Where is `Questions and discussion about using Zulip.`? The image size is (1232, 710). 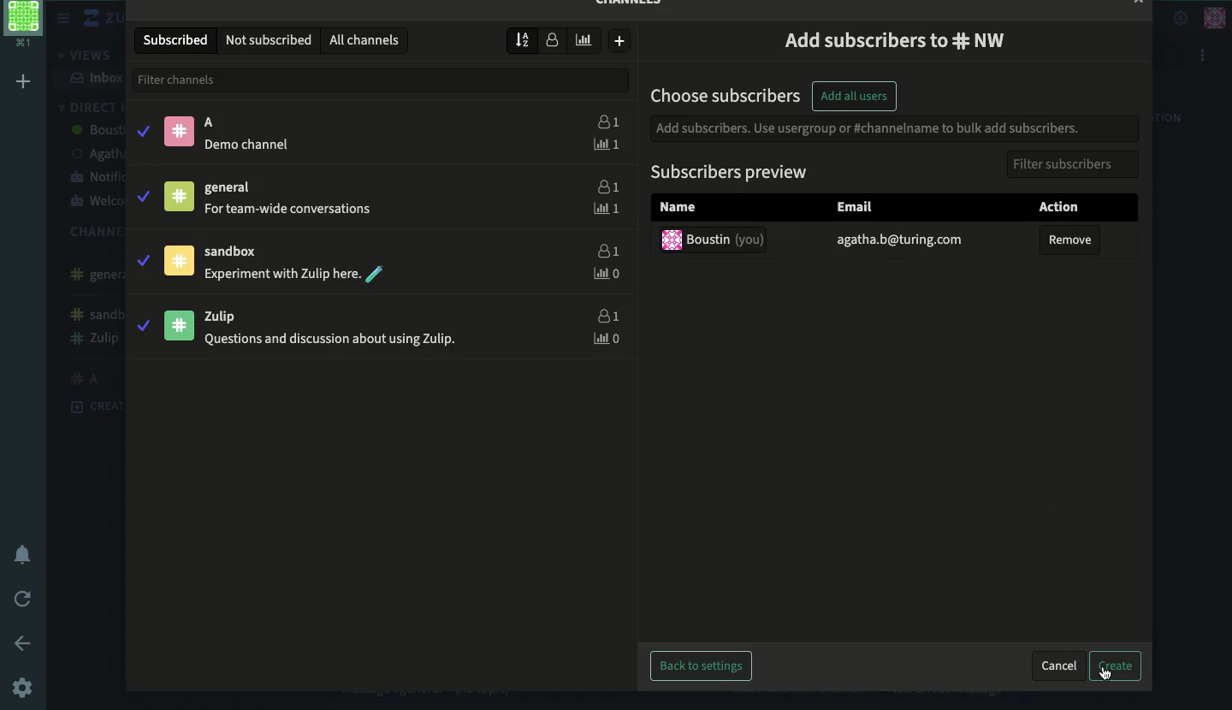 Questions and discussion about using Zulip. is located at coordinates (334, 340).